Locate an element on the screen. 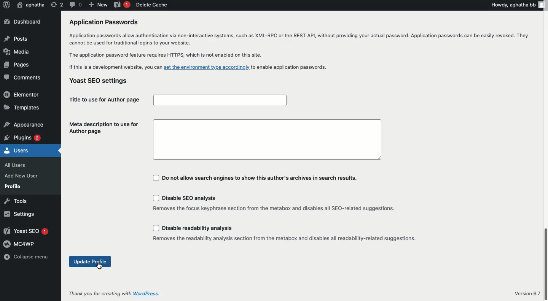  Thank you for creating with WordPress. is located at coordinates (116, 291).